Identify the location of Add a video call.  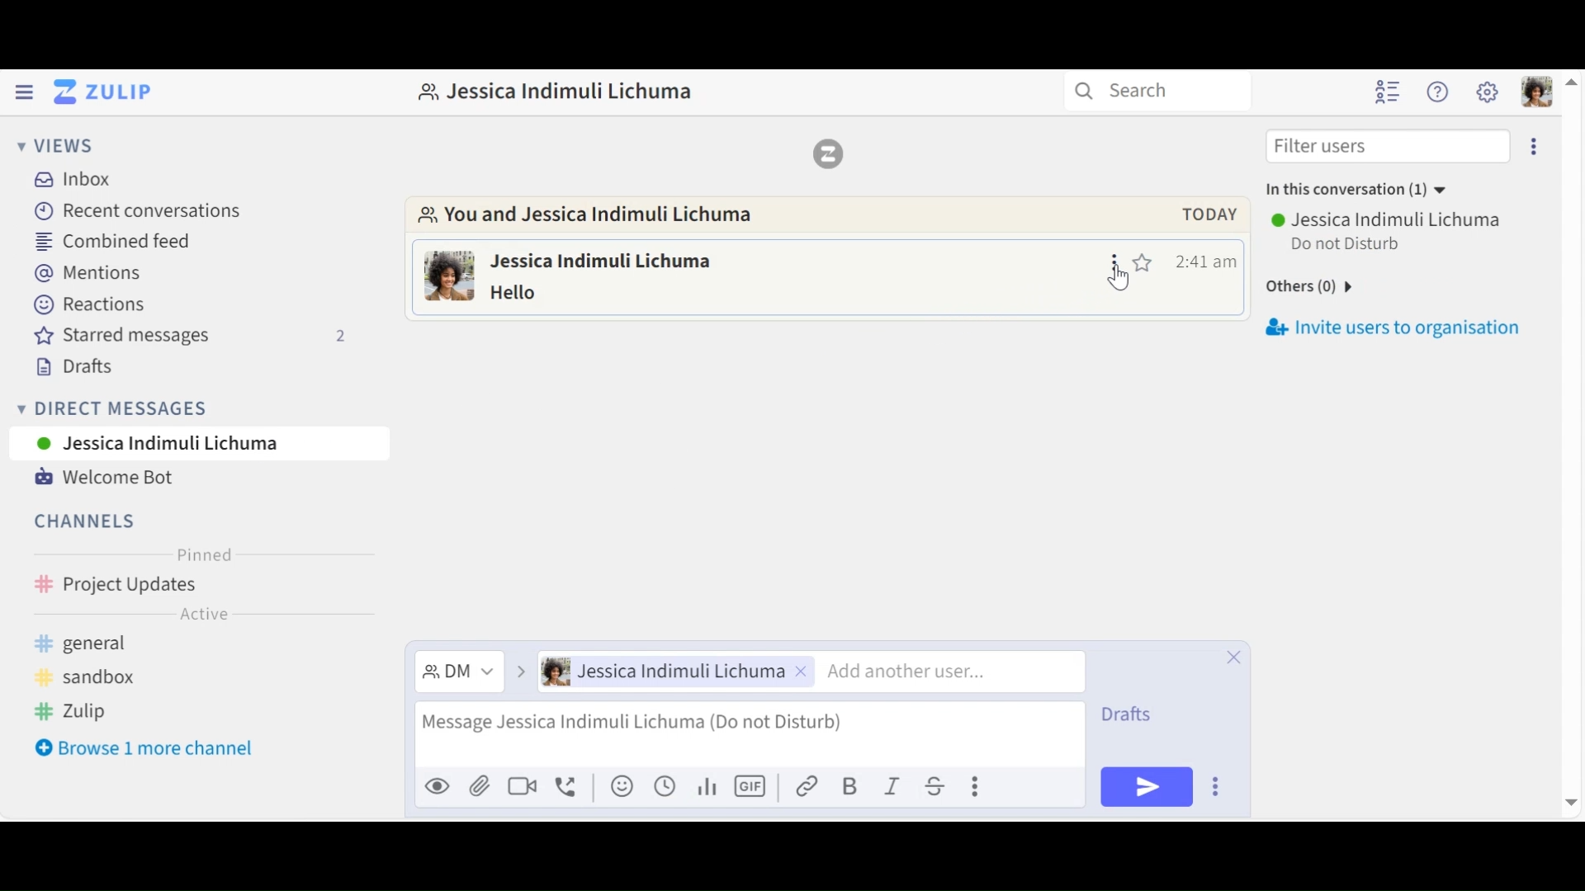
(522, 789).